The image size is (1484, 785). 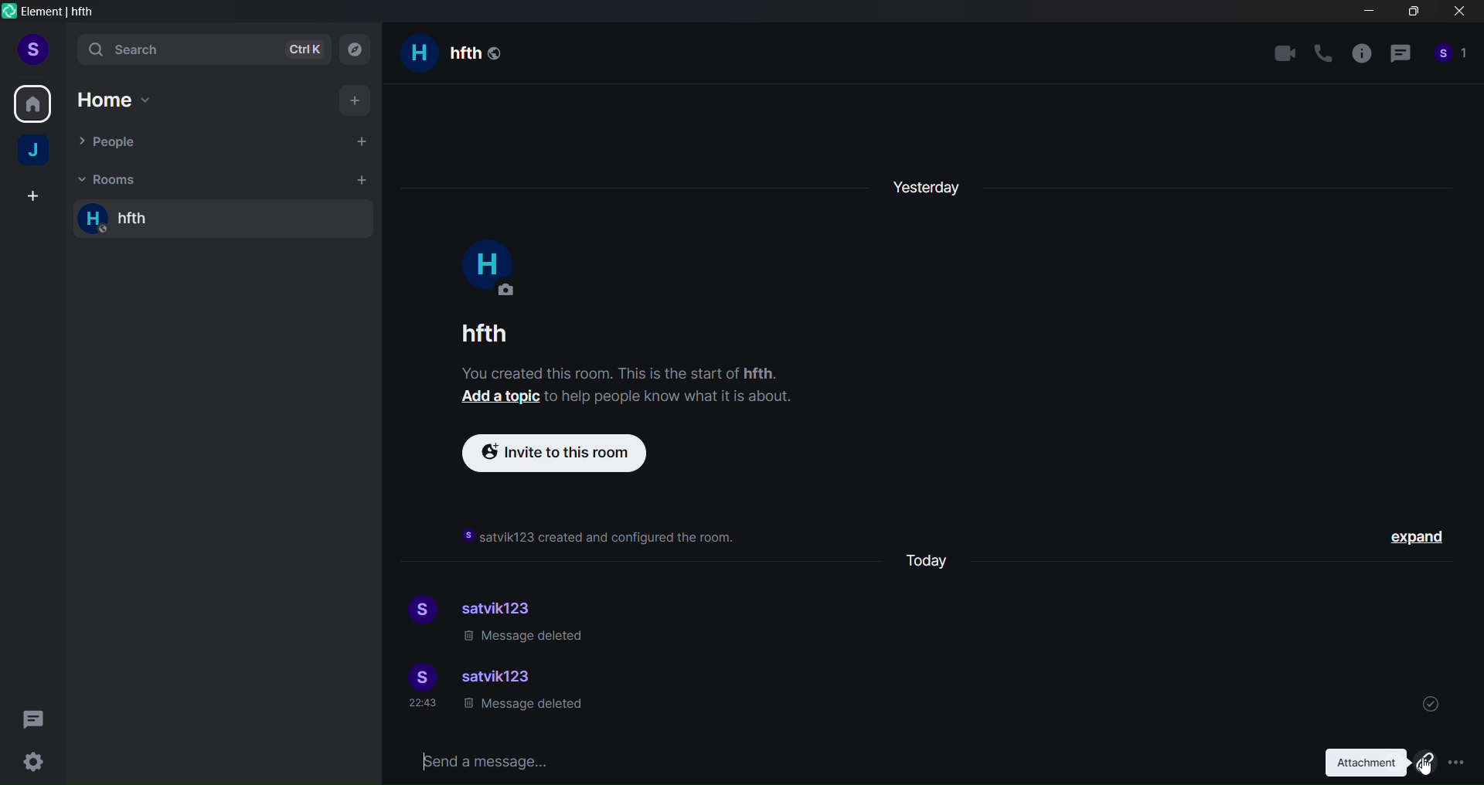 What do you see at coordinates (115, 143) in the screenshot?
I see `people` at bounding box center [115, 143].